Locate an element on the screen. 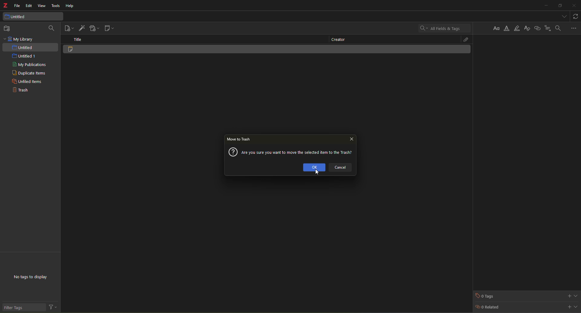  tools is located at coordinates (56, 6).